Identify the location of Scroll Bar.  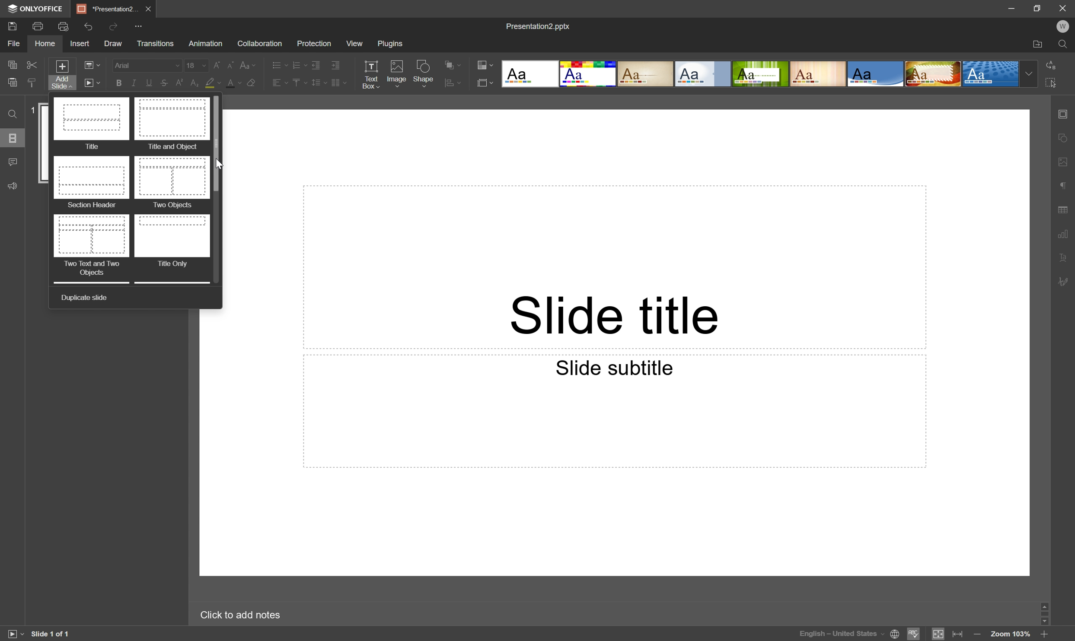
(217, 143).